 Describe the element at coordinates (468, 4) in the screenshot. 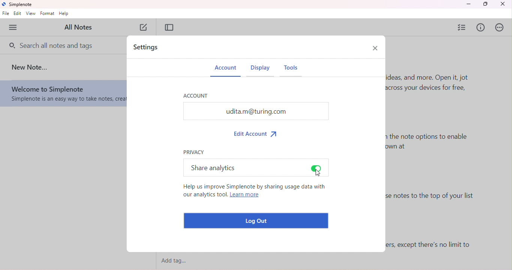

I see `minimize ` at that location.